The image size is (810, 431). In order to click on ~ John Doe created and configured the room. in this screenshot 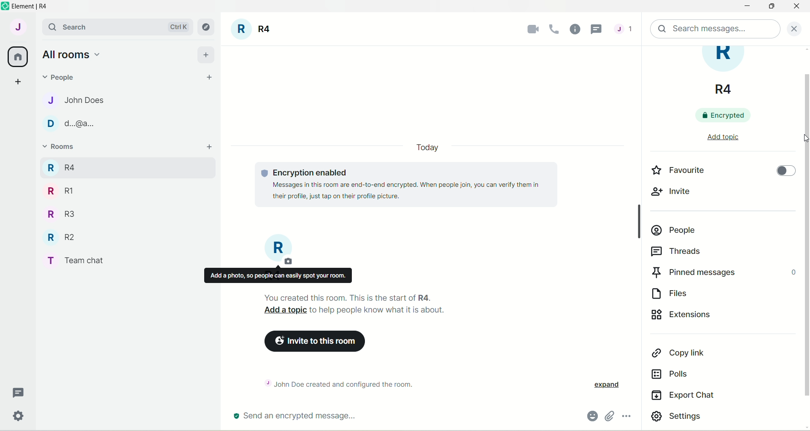, I will do `click(348, 383)`.